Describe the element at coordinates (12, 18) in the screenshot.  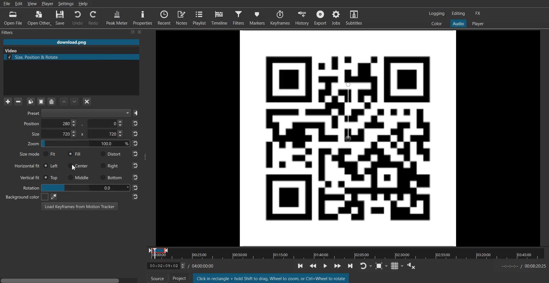
I see `Open File` at that location.